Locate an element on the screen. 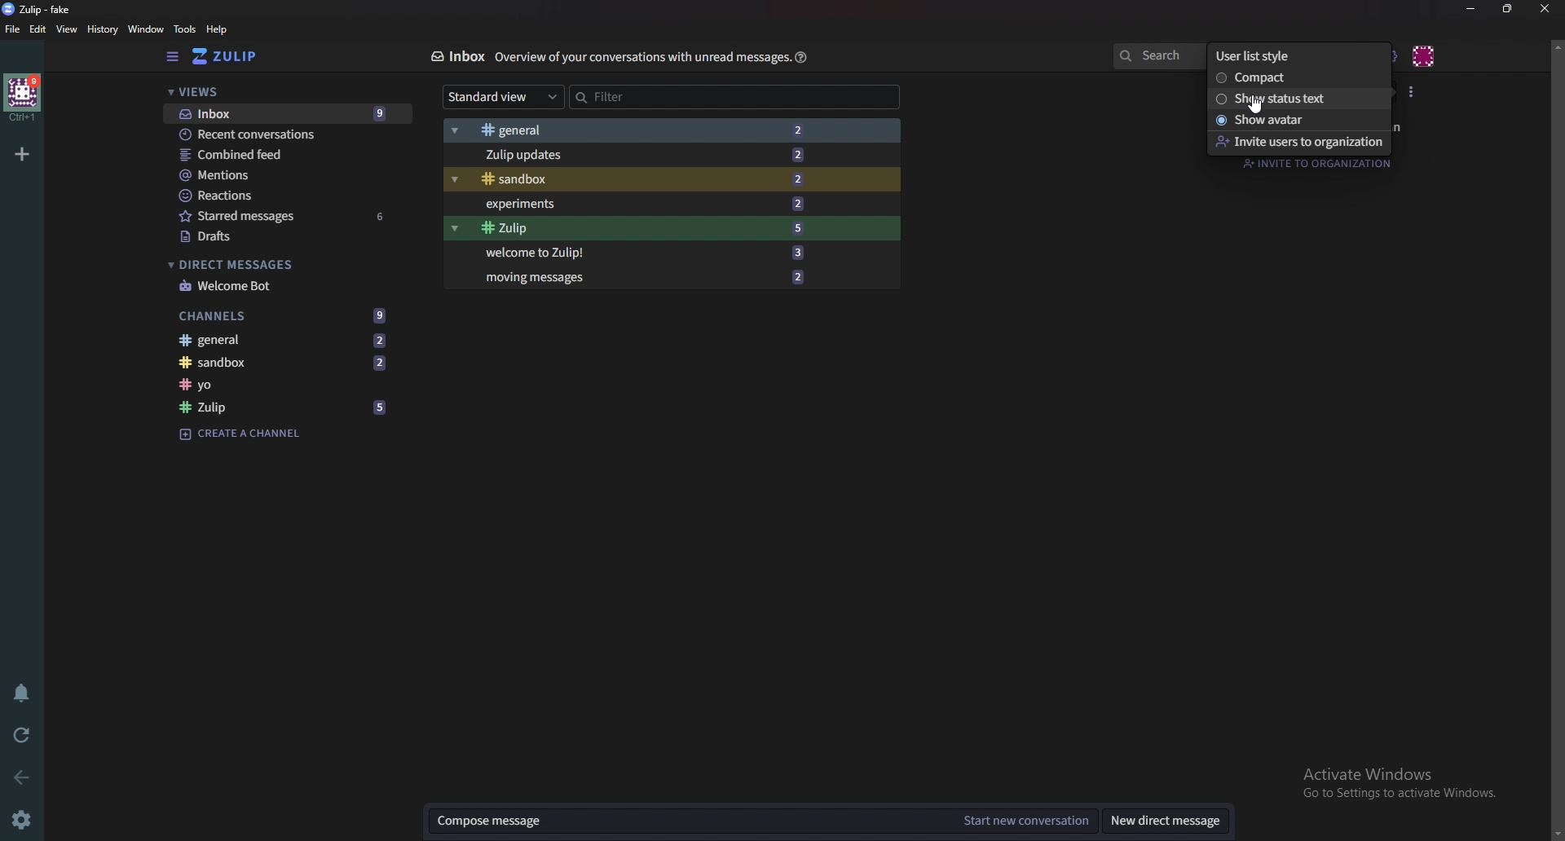 This screenshot has height=841, width=1565. Standard view is located at coordinates (500, 96).